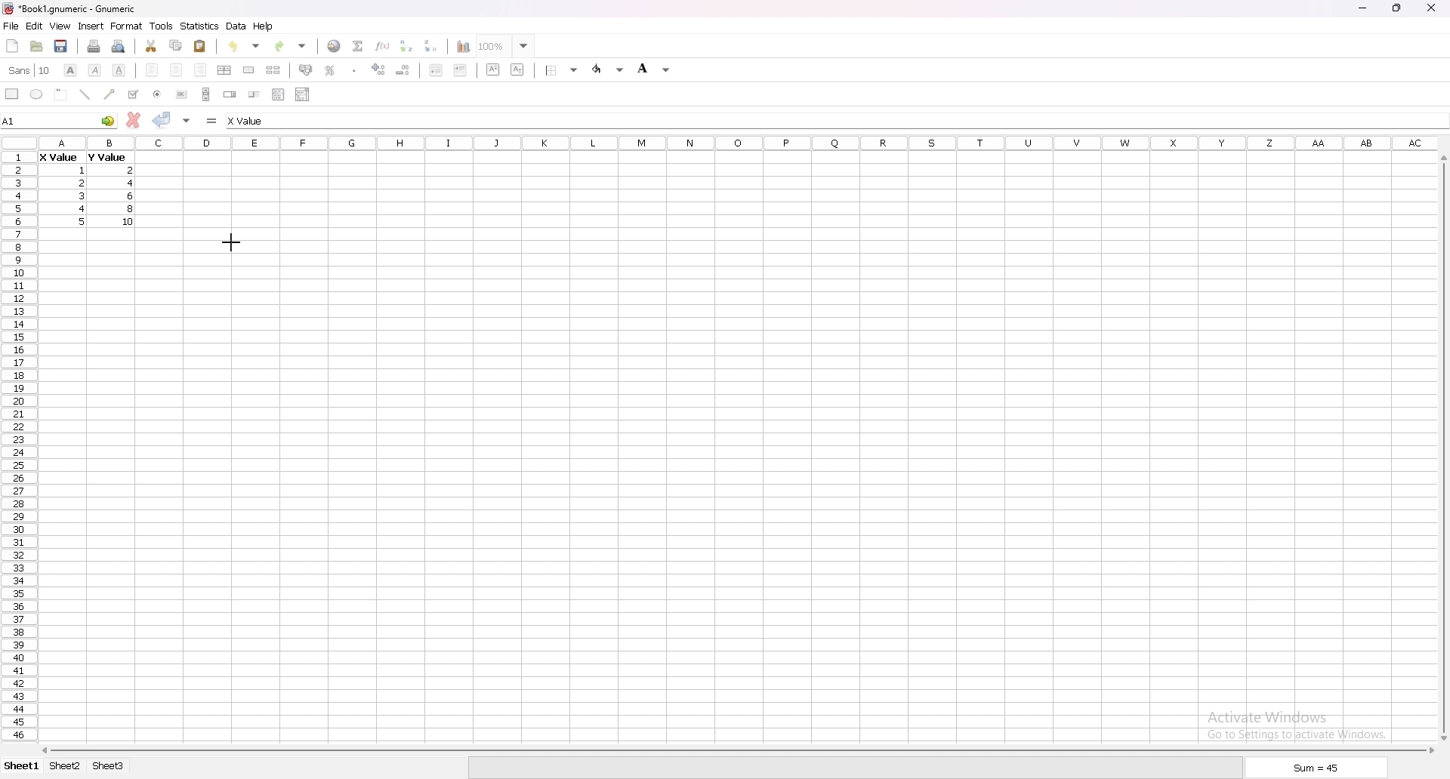  Describe the element at coordinates (236, 26) in the screenshot. I see `data` at that location.